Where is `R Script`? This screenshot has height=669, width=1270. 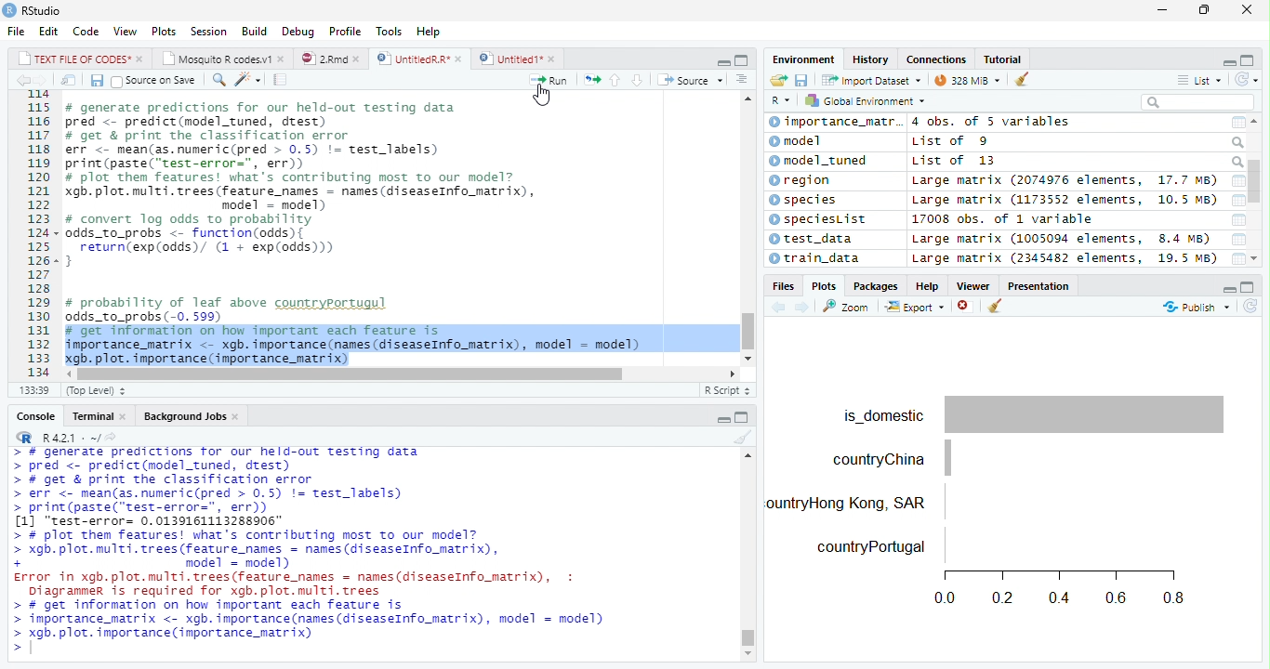
R Script is located at coordinates (728, 388).